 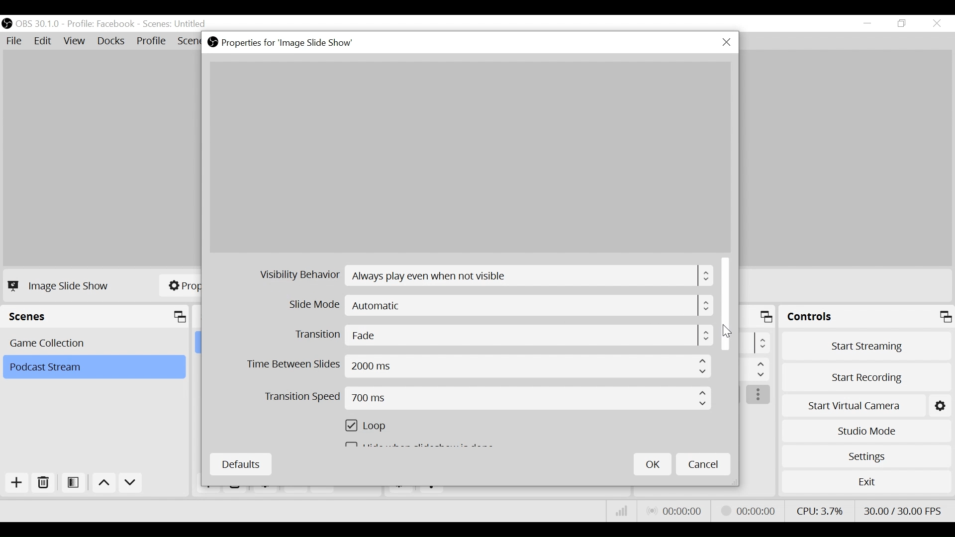 I want to click on Close, so click(x=726, y=43).